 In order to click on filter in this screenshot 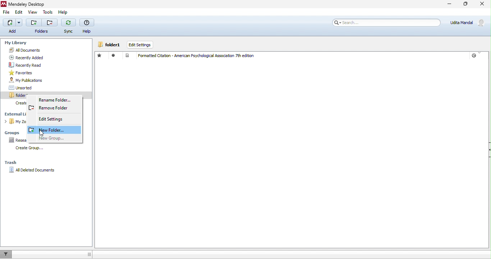, I will do `click(6, 254)`.